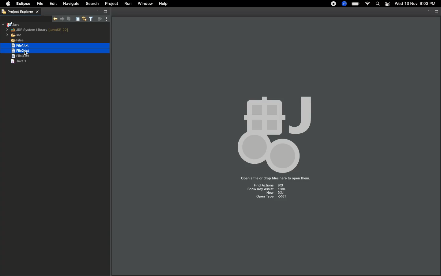 The image size is (441, 276). What do you see at coordinates (44, 46) in the screenshot?
I see `Selected files` at bounding box center [44, 46].